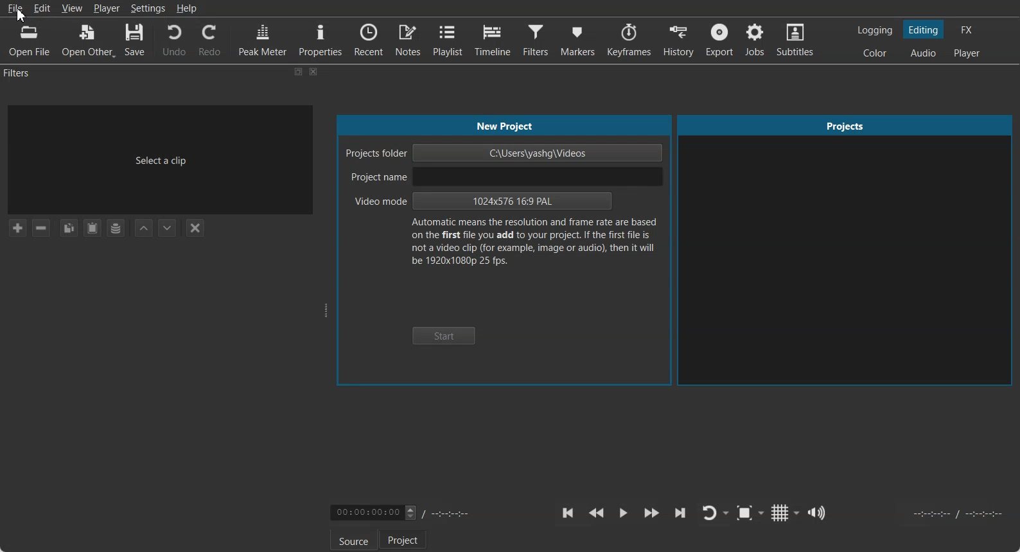 The width and height of the screenshot is (1020, 552). What do you see at coordinates (448, 39) in the screenshot?
I see `Playlist` at bounding box center [448, 39].